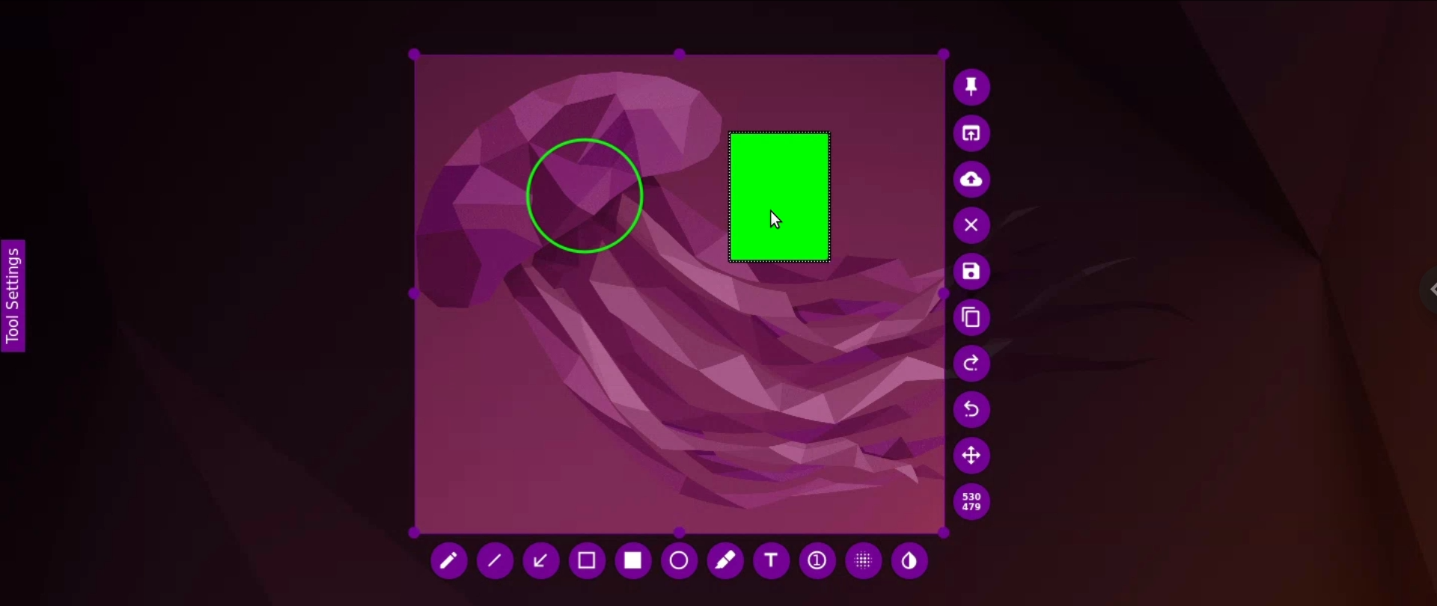 The height and width of the screenshot is (606, 1437). What do you see at coordinates (582, 198) in the screenshot?
I see `circle drawing` at bounding box center [582, 198].